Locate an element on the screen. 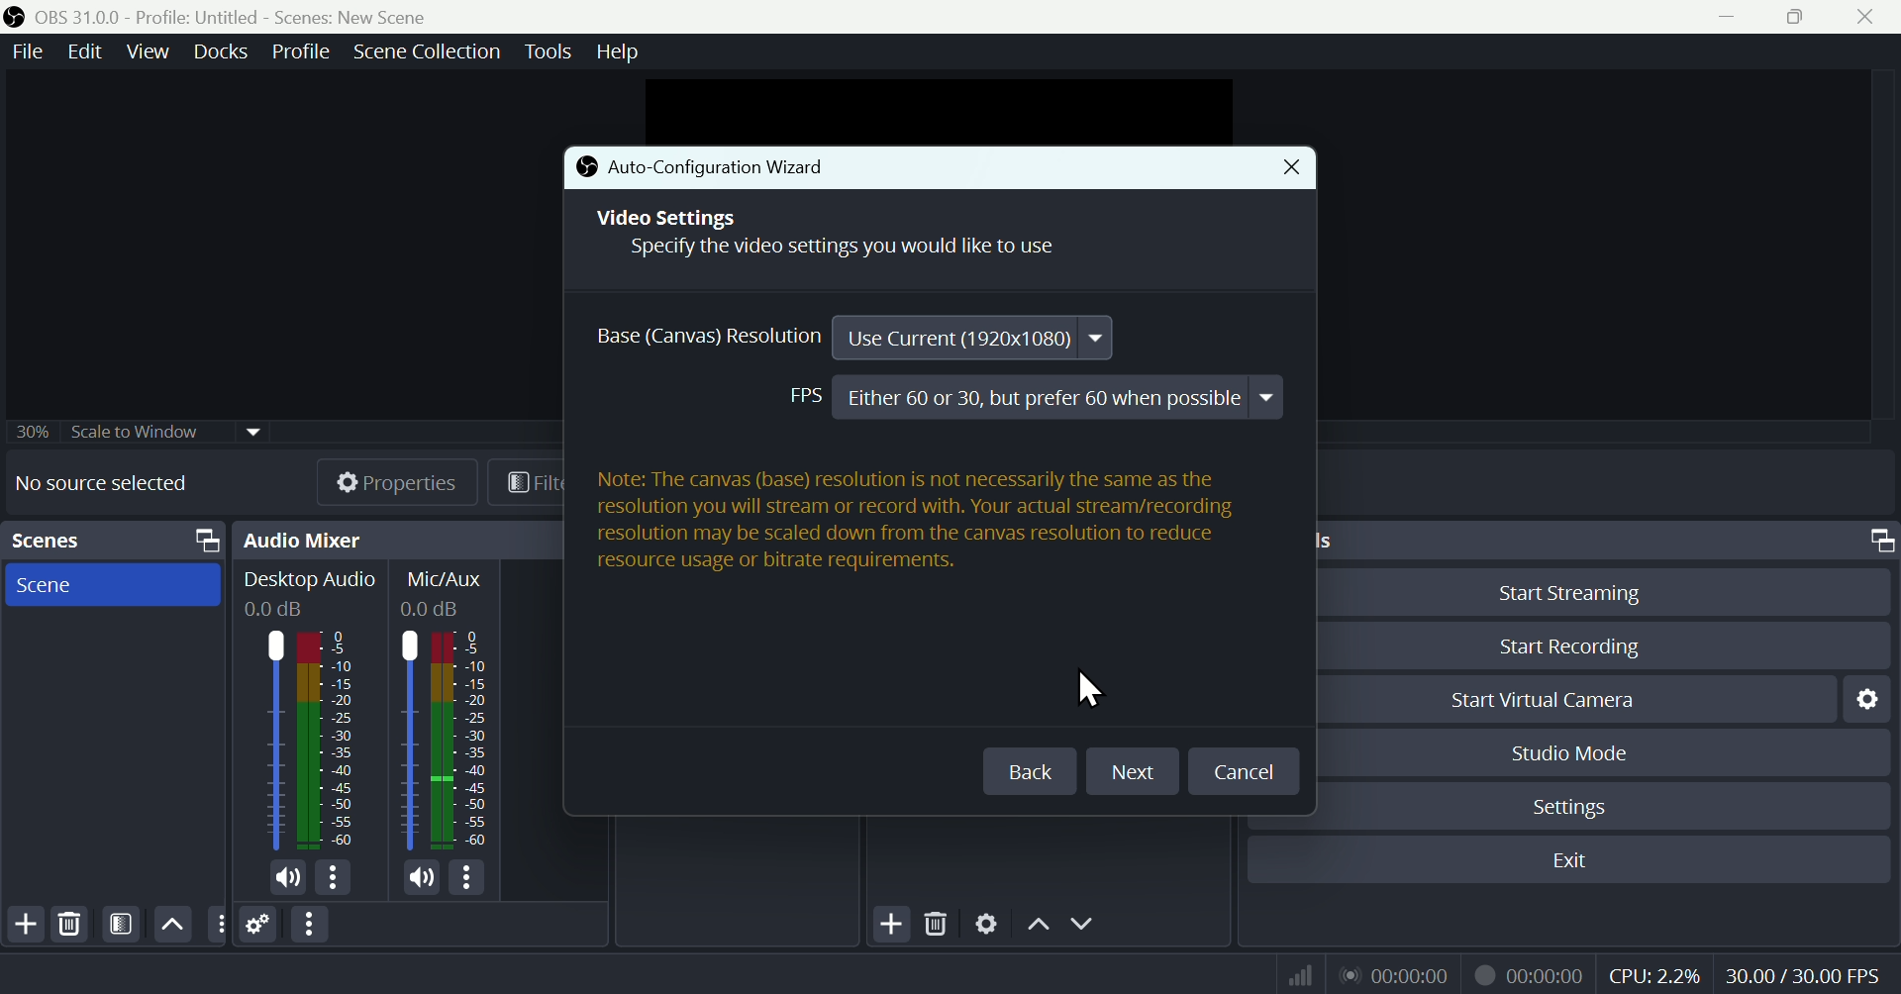 This screenshot has height=994, width=1901. Base Resolution is located at coordinates (700, 337).